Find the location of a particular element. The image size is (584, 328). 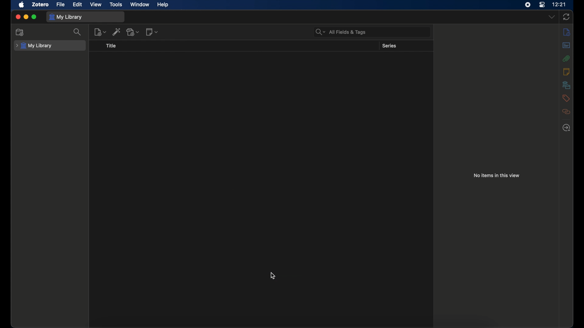

new collections is located at coordinates (20, 32).